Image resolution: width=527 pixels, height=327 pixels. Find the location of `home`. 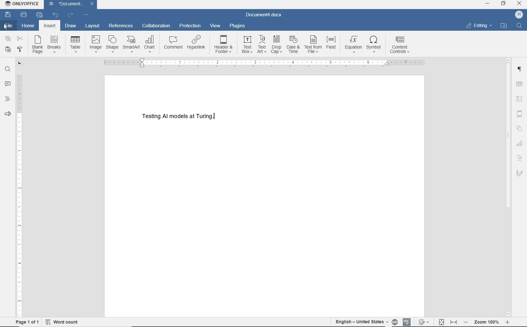

home is located at coordinates (29, 27).